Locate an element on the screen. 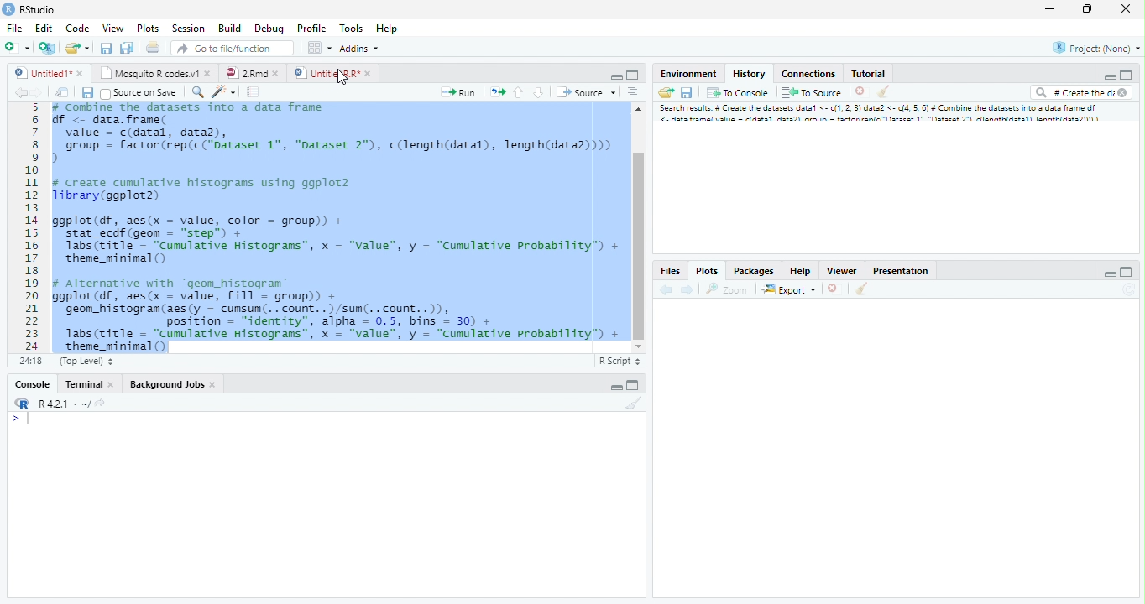 The width and height of the screenshot is (1145, 604). Save is located at coordinates (106, 48).